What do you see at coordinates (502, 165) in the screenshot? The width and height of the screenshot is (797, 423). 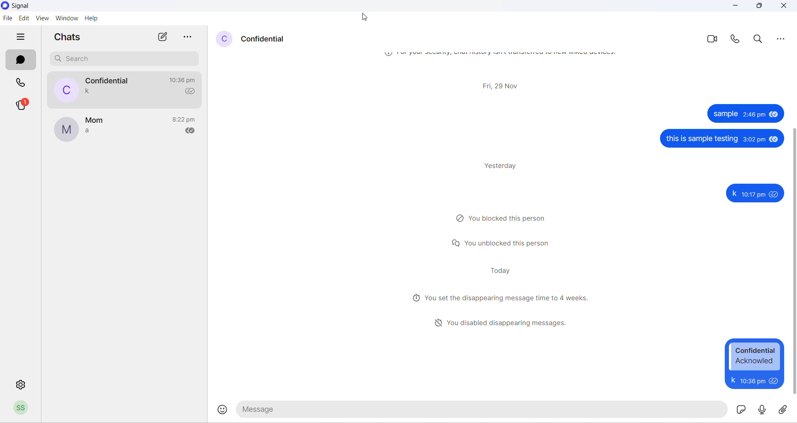 I see `yesterday` at bounding box center [502, 165].